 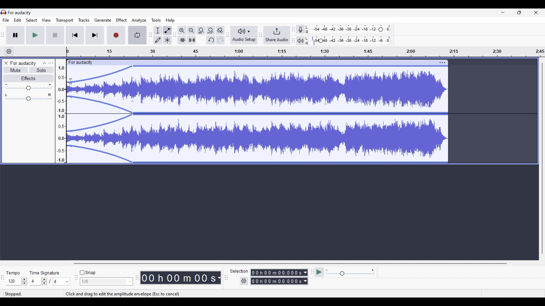 What do you see at coordinates (519, 12) in the screenshot?
I see `Show in smaller tab` at bounding box center [519, 12].